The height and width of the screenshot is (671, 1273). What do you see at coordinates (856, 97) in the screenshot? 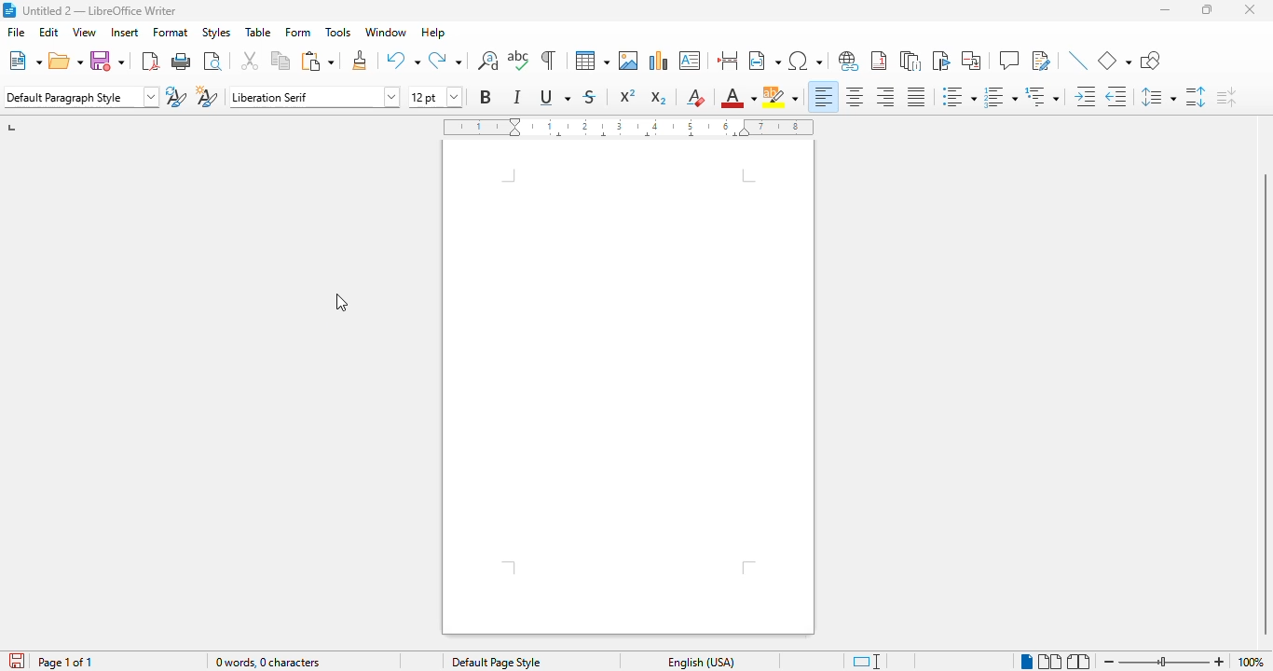
I see `align center` at bounding box center [856, 97].